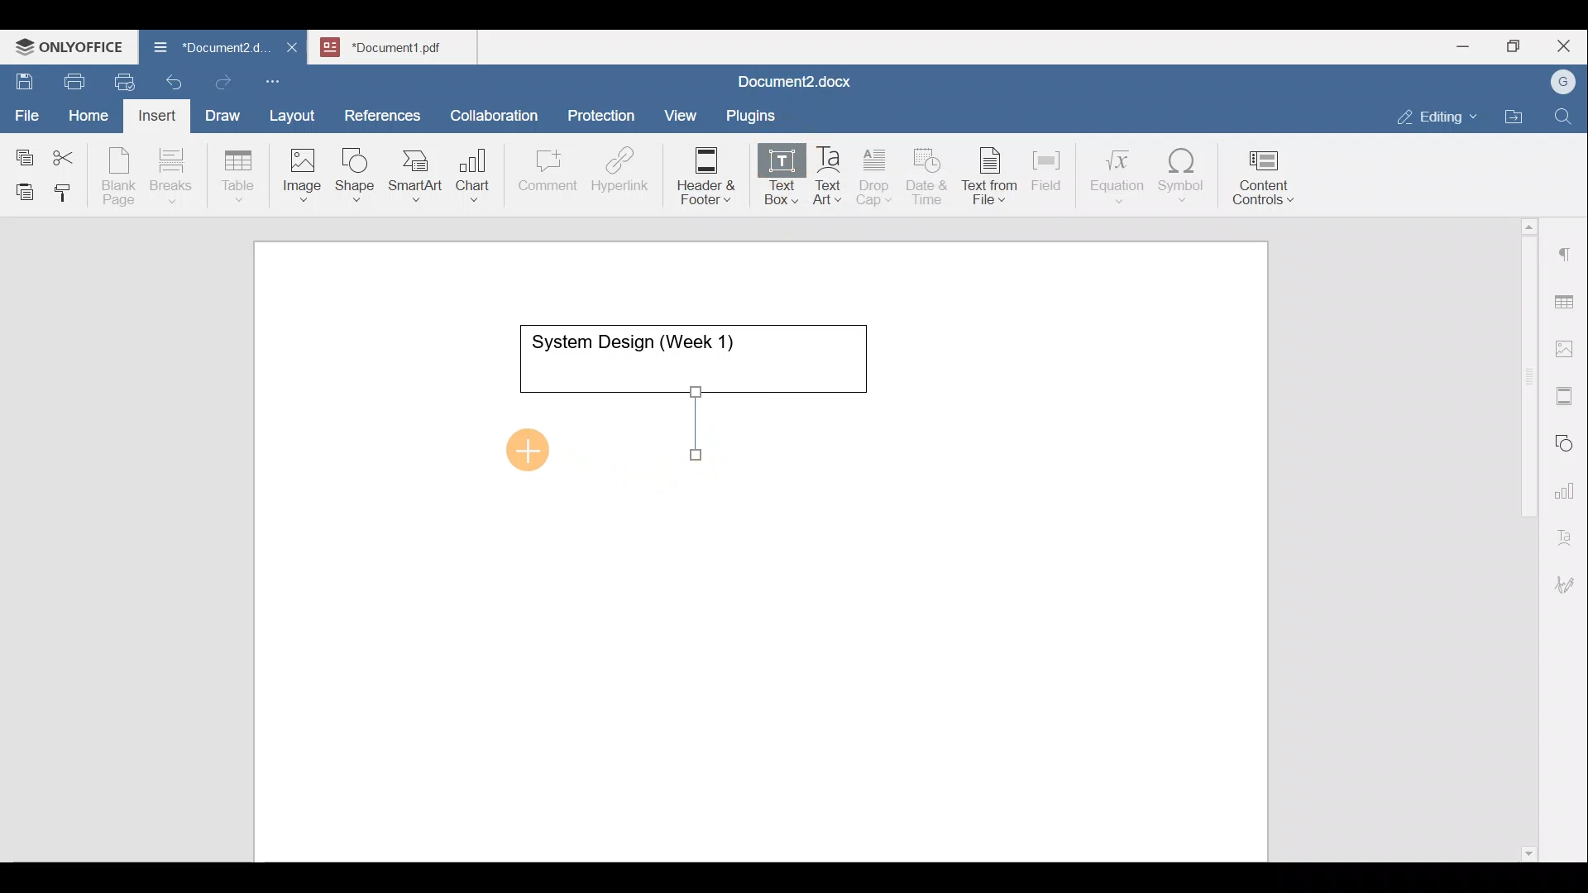 This screenshot has height=893, width=1588. Describe the element at coordinates (21, 188) in the screenshot. I see `Paste` at that location.